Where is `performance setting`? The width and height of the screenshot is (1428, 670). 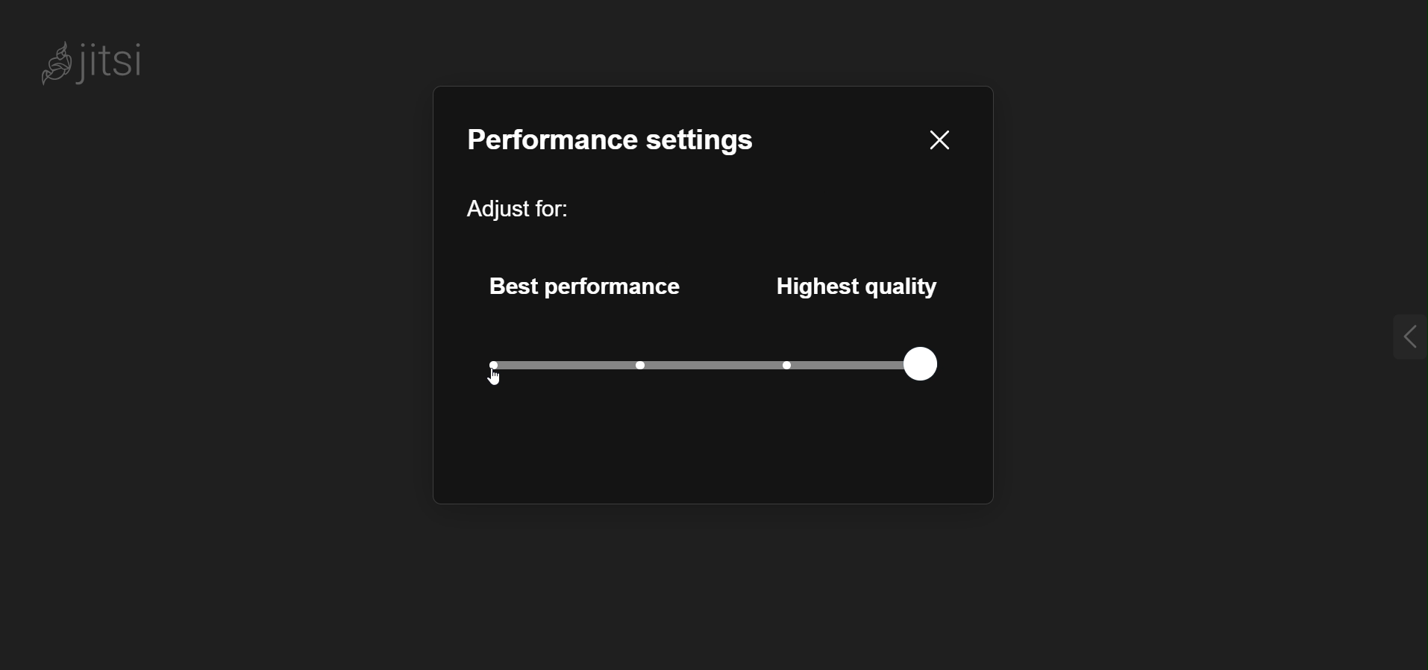 performance setting is located at coordinates (614, 138).